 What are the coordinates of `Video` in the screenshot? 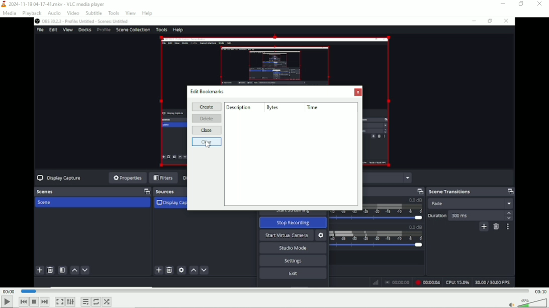 It's located at (73, 13).